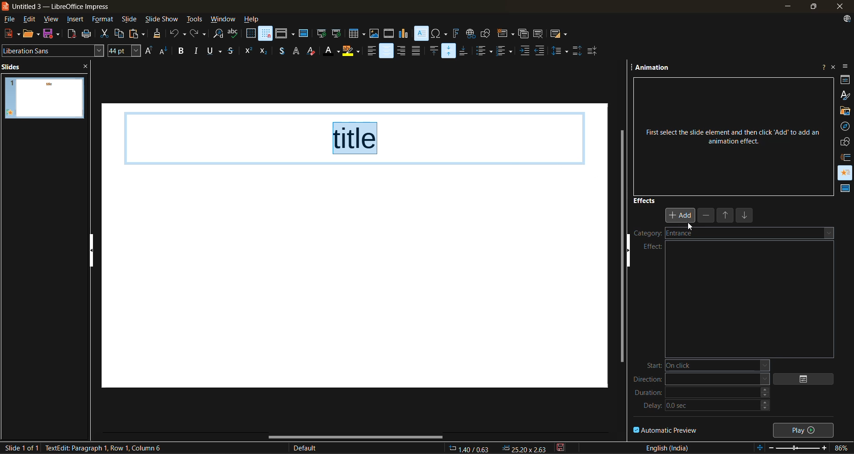 Image resolution: width=854 pixels, height=454 pixels. Describe the element at coordinates (149, 51) in the screenshot. I see `increase font size` at that location.